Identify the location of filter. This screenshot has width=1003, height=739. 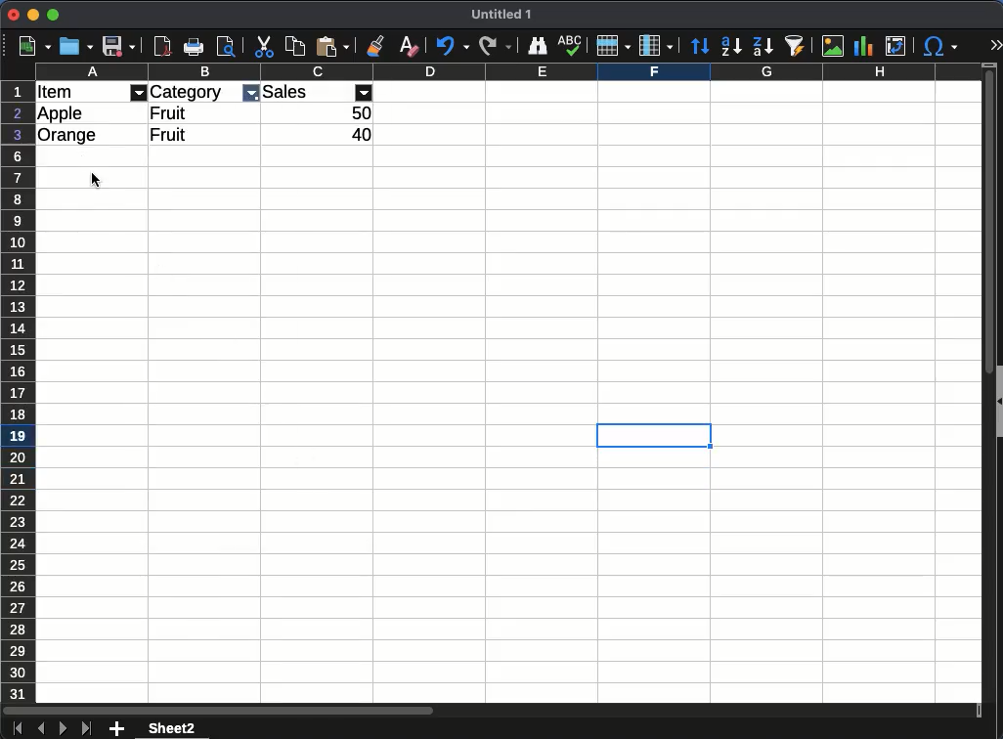
(250, 94).